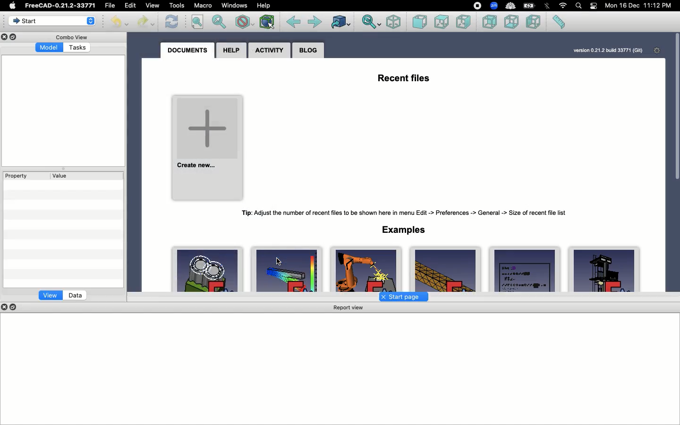 The image size is (680, 425). I want to click on Combo view, so click(72, 37).